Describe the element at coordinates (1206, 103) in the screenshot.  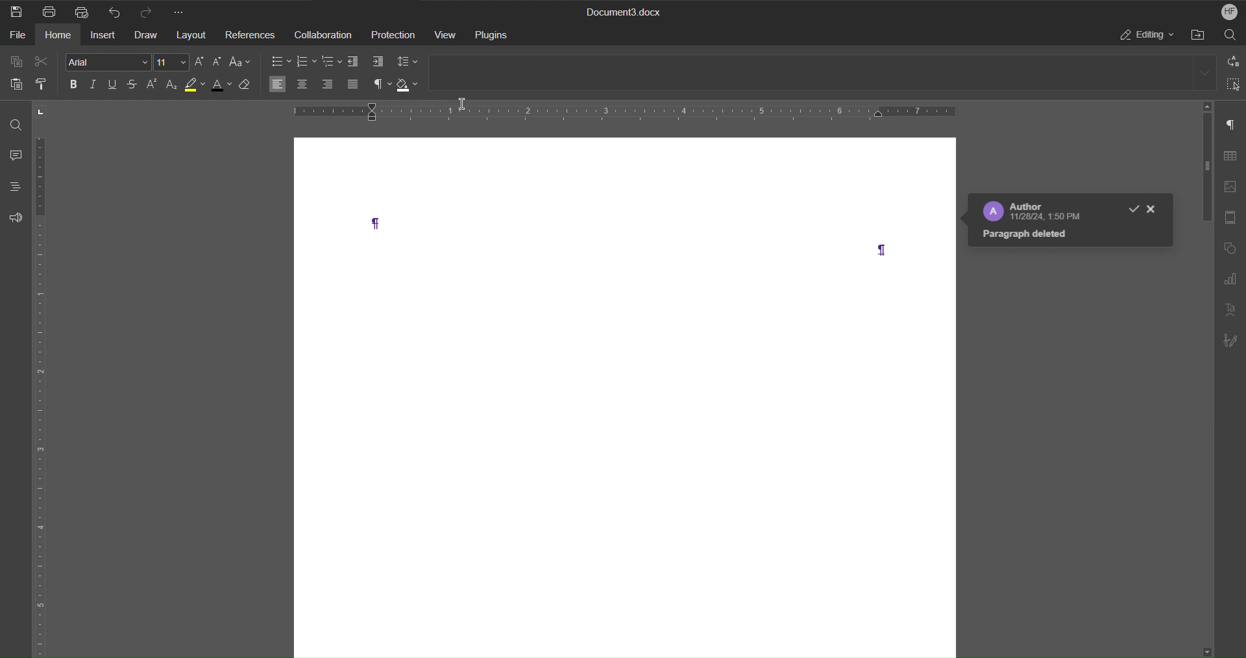
I see `Scroll up` at that location.